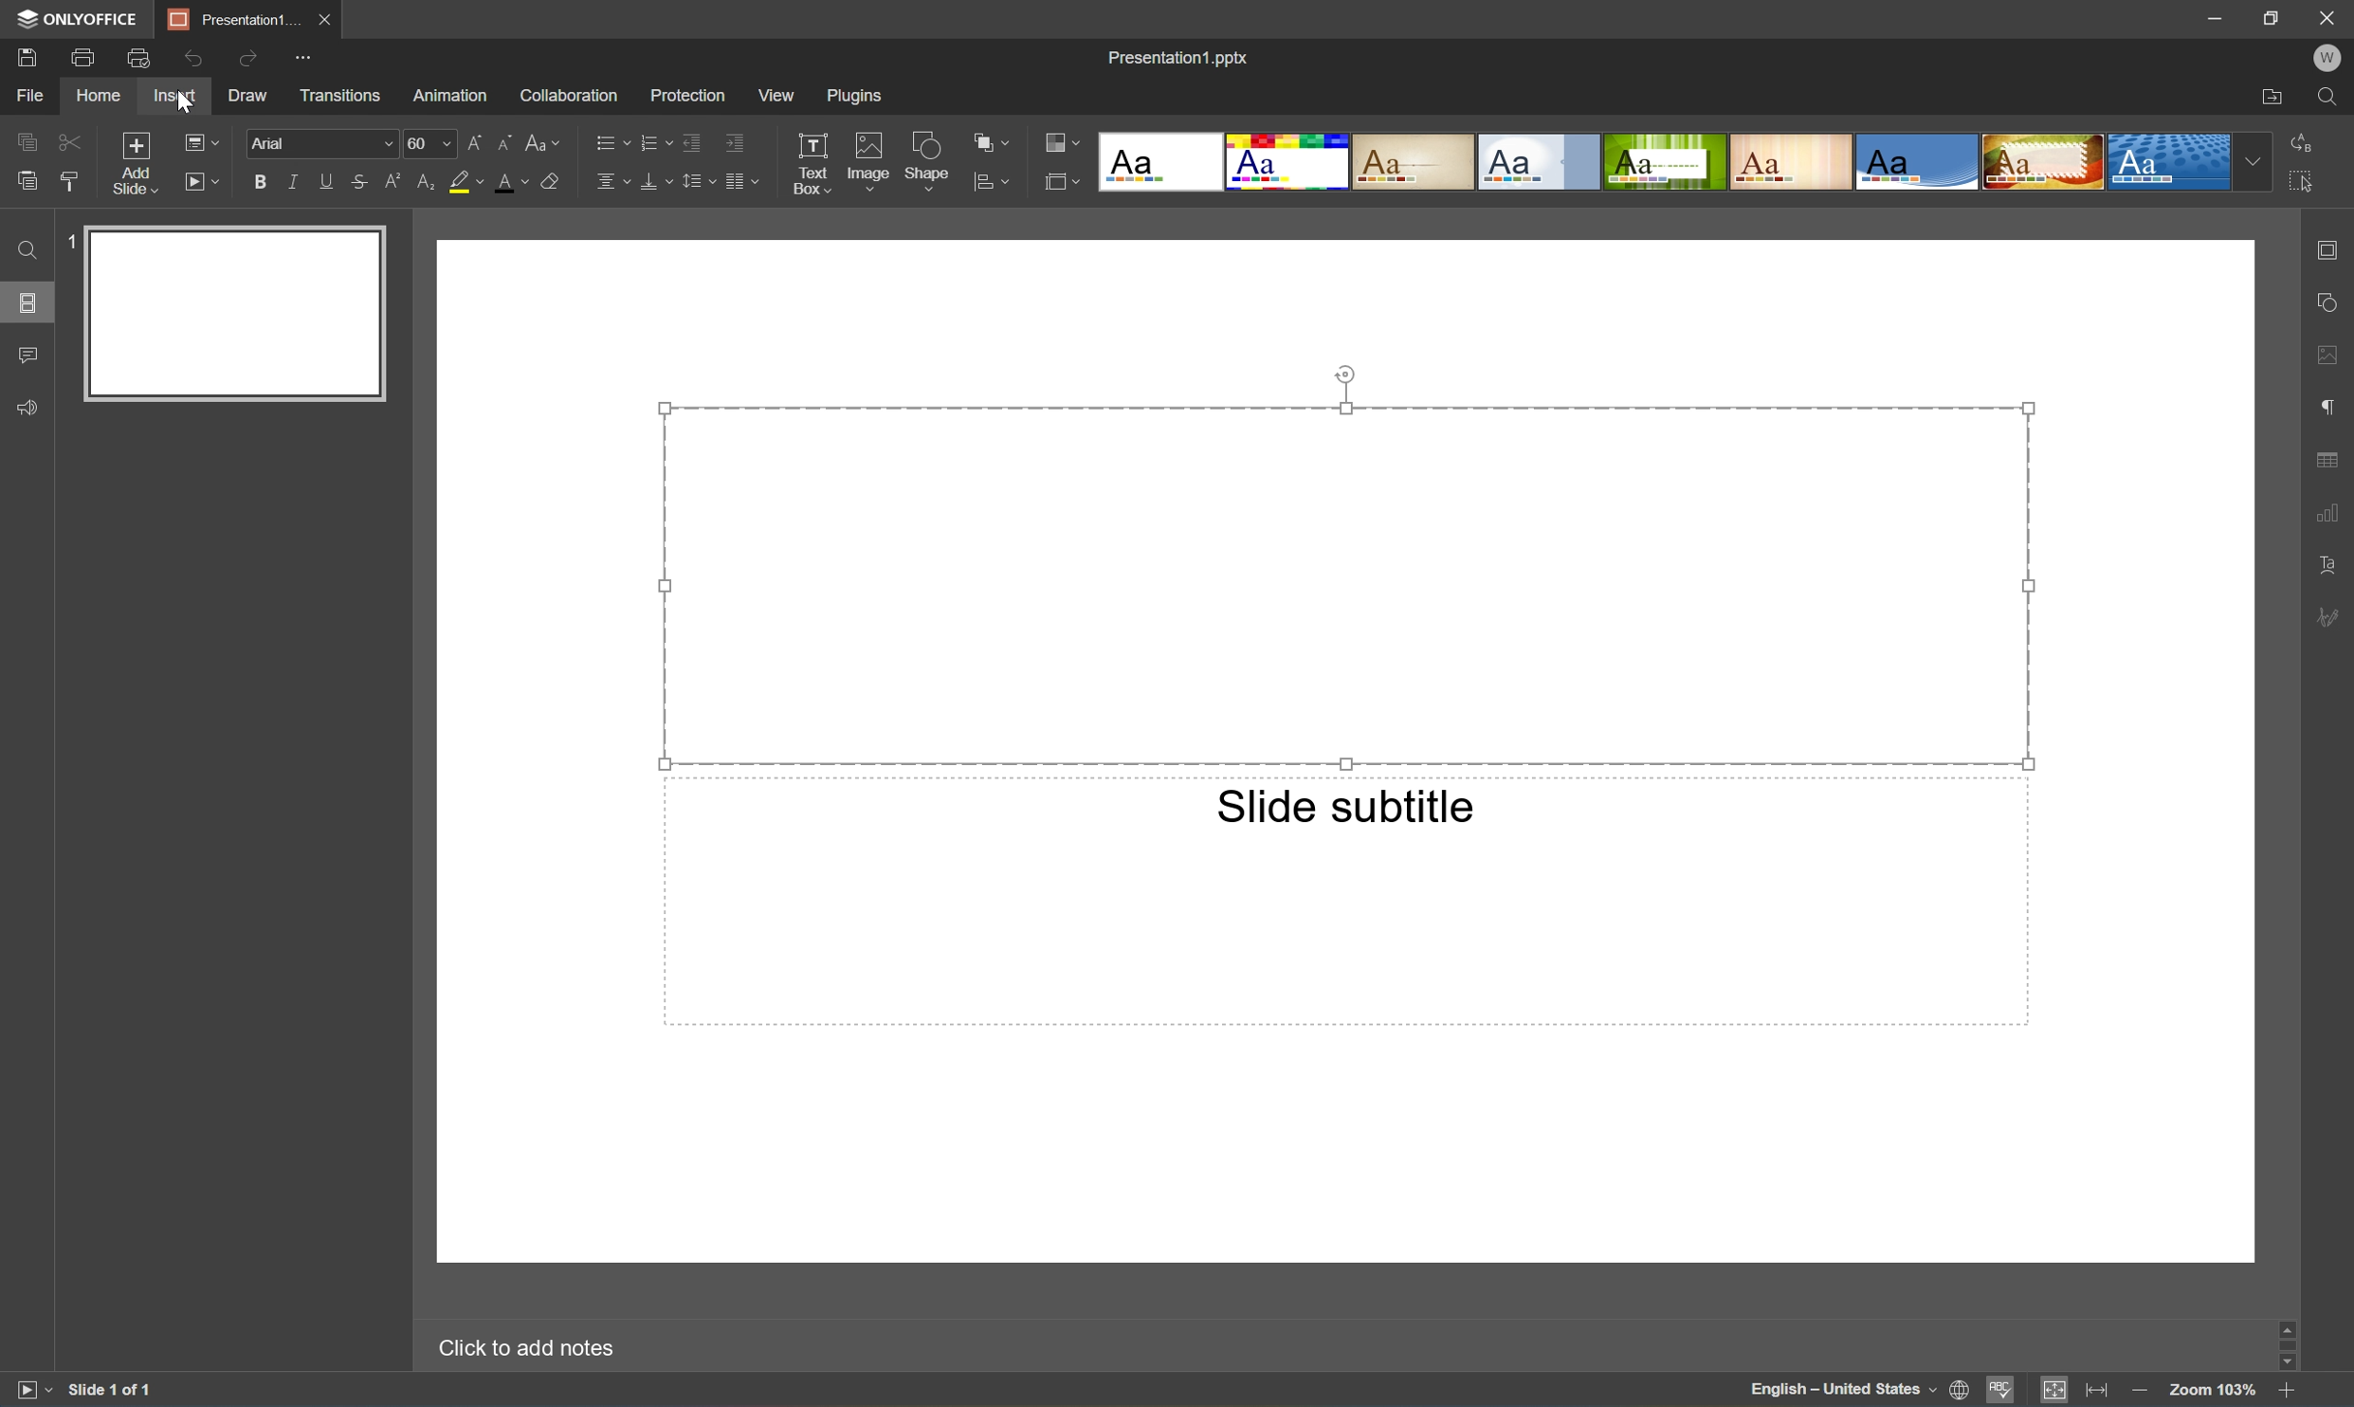 This screenshot has height=1407, width=2354. I want to click on Highlight color, so click(471, 179).